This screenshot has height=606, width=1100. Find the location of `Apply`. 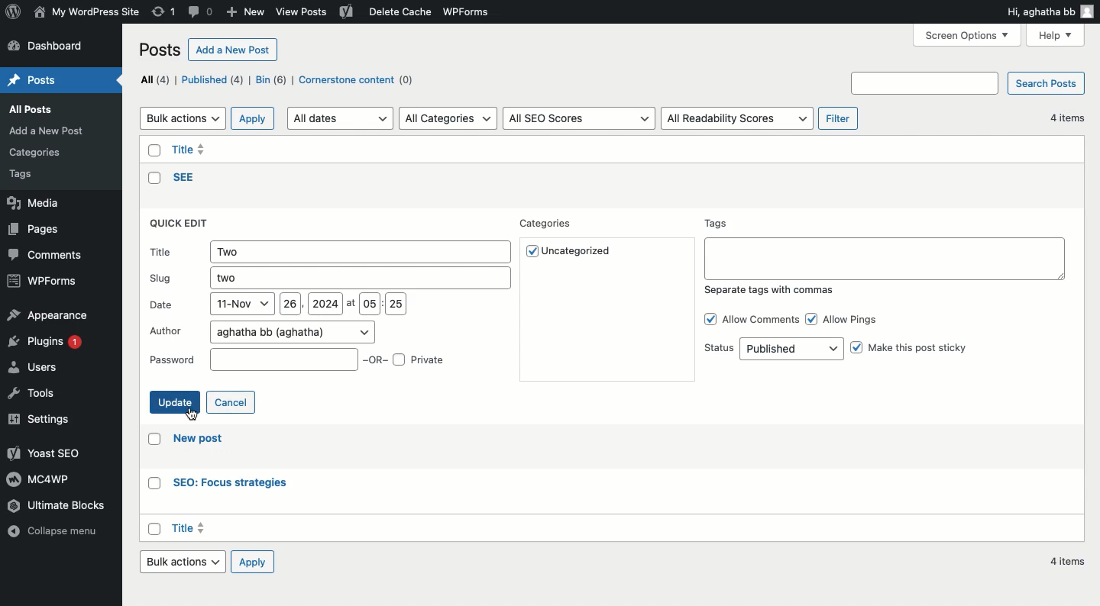

Apply is located at coordinates (258, 562).